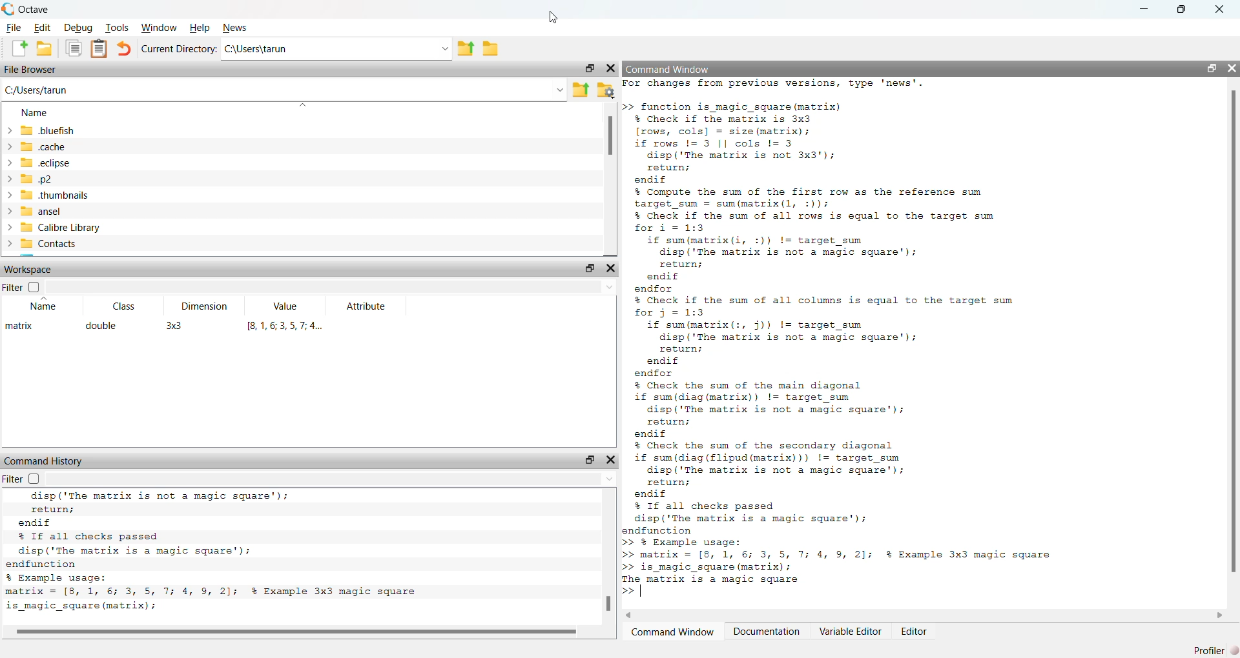  Describe the element at coordinates (9, 9) in the screenshot. I see `logo` at that location.